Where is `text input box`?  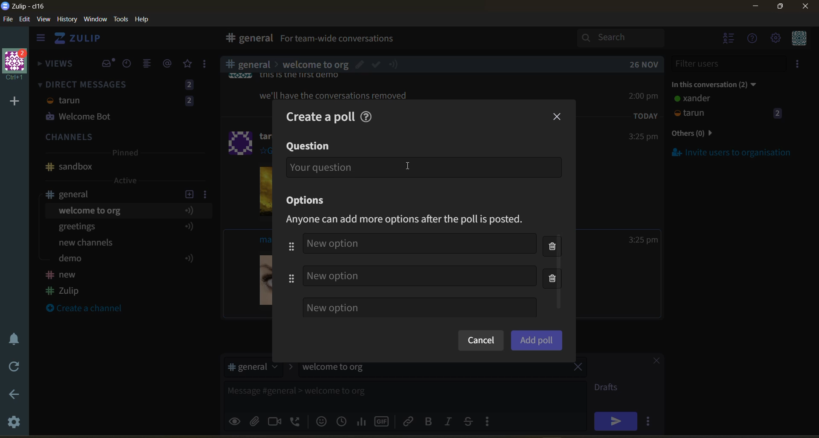 text input box is located at coordinates (424, 167).